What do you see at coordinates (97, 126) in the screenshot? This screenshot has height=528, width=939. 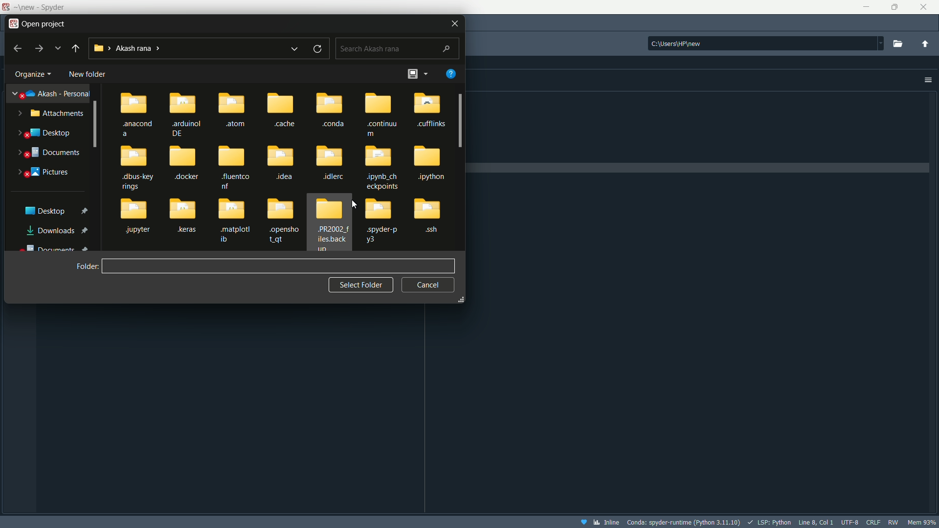 I see `Scrollbar` at bounding box center [97, 126].